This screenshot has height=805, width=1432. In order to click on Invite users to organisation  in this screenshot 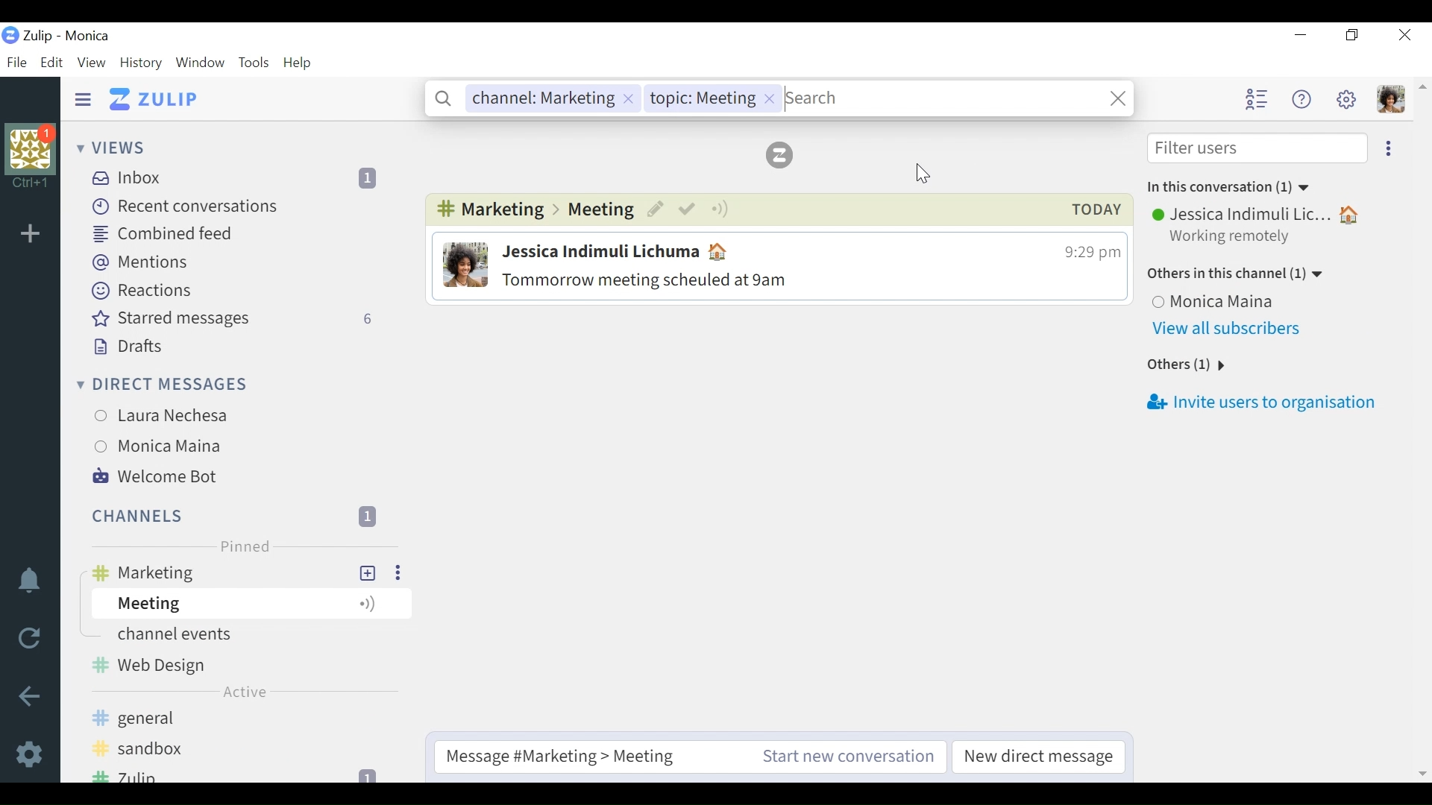, I will do `click(1257, 403)`.